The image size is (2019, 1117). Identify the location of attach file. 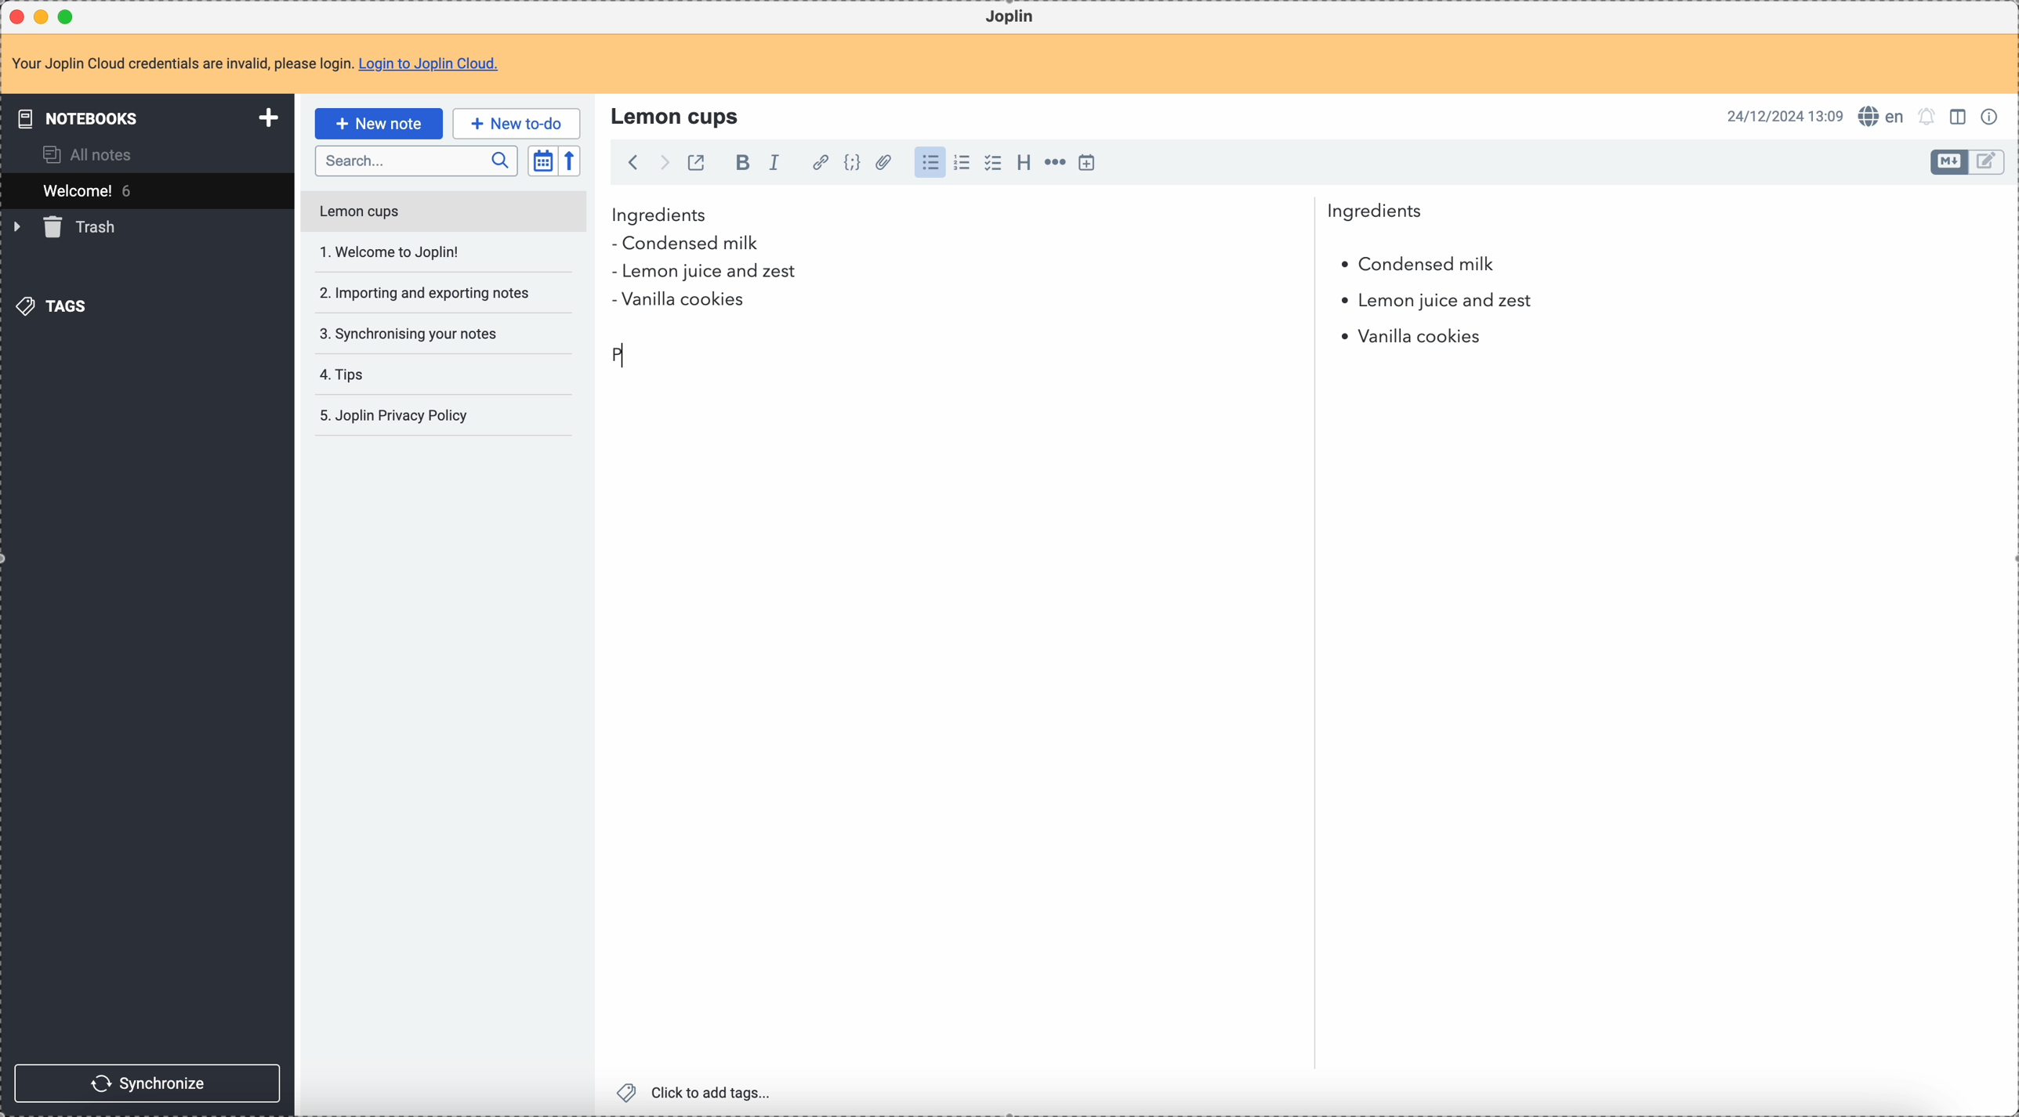
(881, 164).